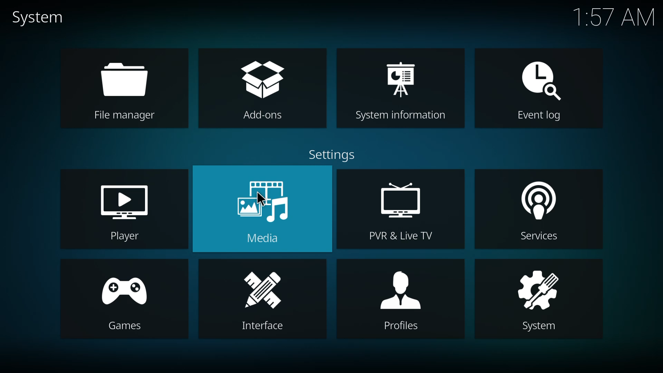 The height and width of the screenshot is (373, 663). I want to click on settings, so click(330, 155).